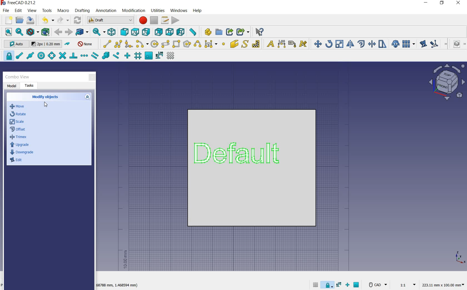 The width and height of the screenshot is (467, 290). I want to click on utilities, so click(158, 10).